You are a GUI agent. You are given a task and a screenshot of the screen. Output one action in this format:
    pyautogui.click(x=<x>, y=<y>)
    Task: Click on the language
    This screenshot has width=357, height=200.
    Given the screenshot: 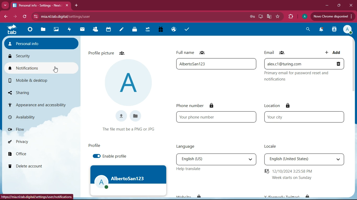 What is the action you would take?
    pyautogui.click(x=217, y=159)
    